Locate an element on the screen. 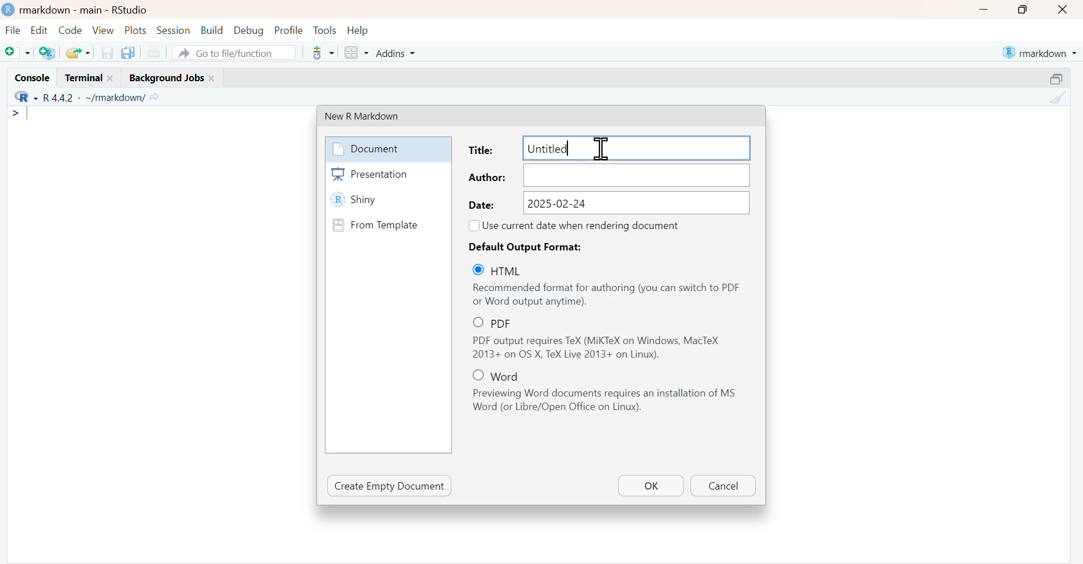 This screenshot has width=1083, height=564. Create a project is located at coordinates (47, 52).